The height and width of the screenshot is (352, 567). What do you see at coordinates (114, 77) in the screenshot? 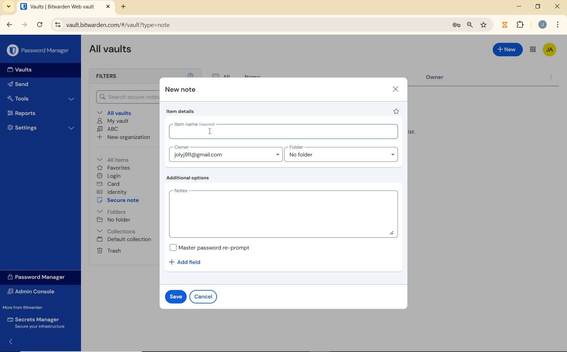
I see `Filters` at bounding box center [114, 77].